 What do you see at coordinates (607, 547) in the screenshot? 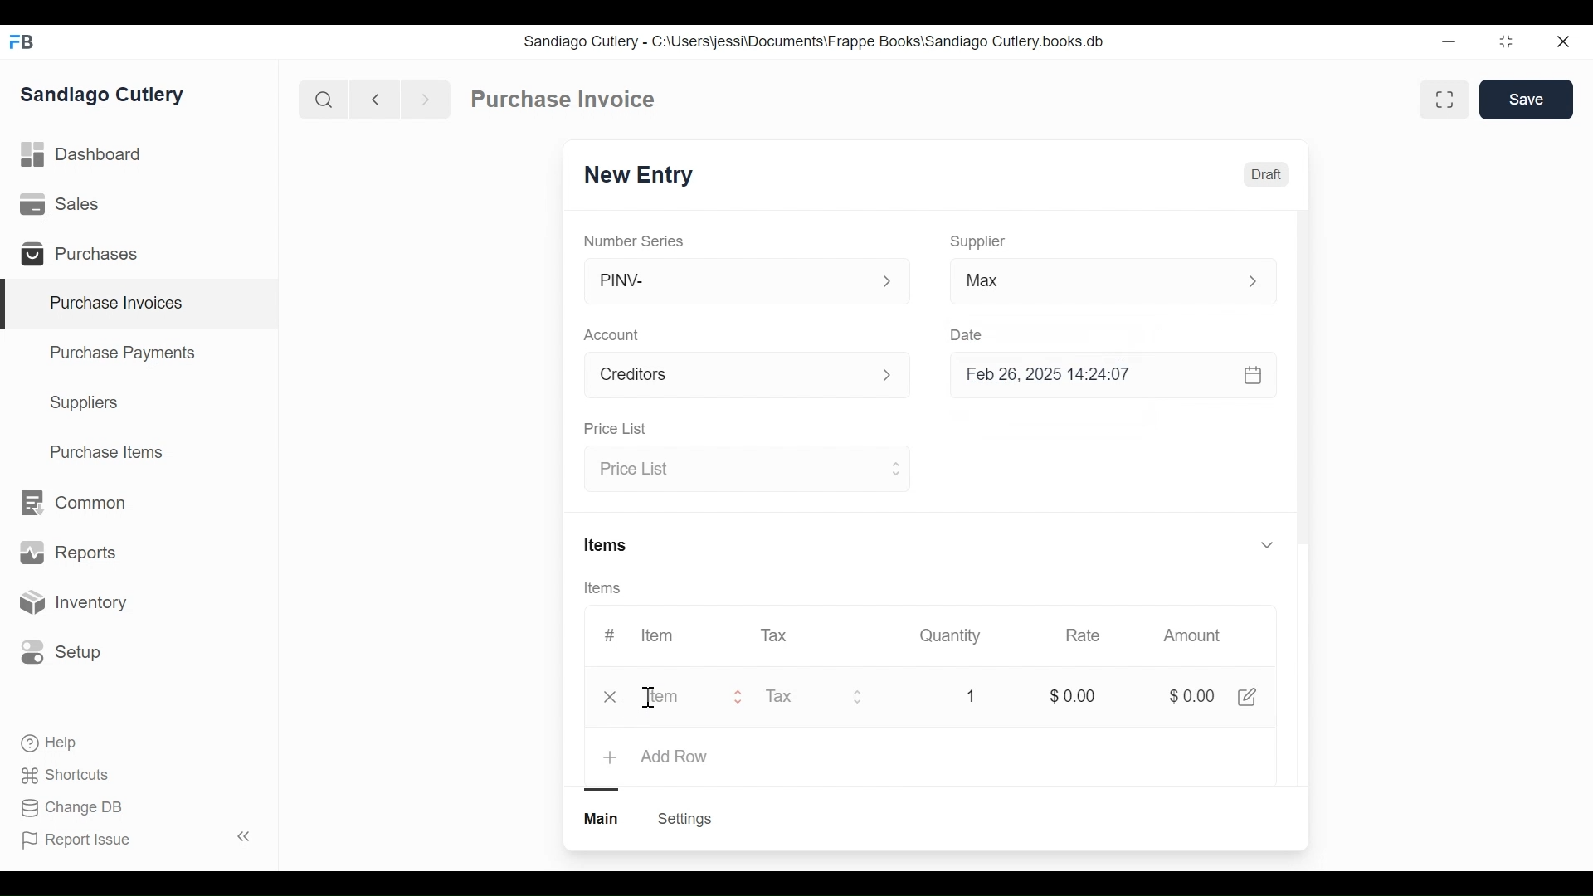
I see `Items` at bounding box center [607, 547].